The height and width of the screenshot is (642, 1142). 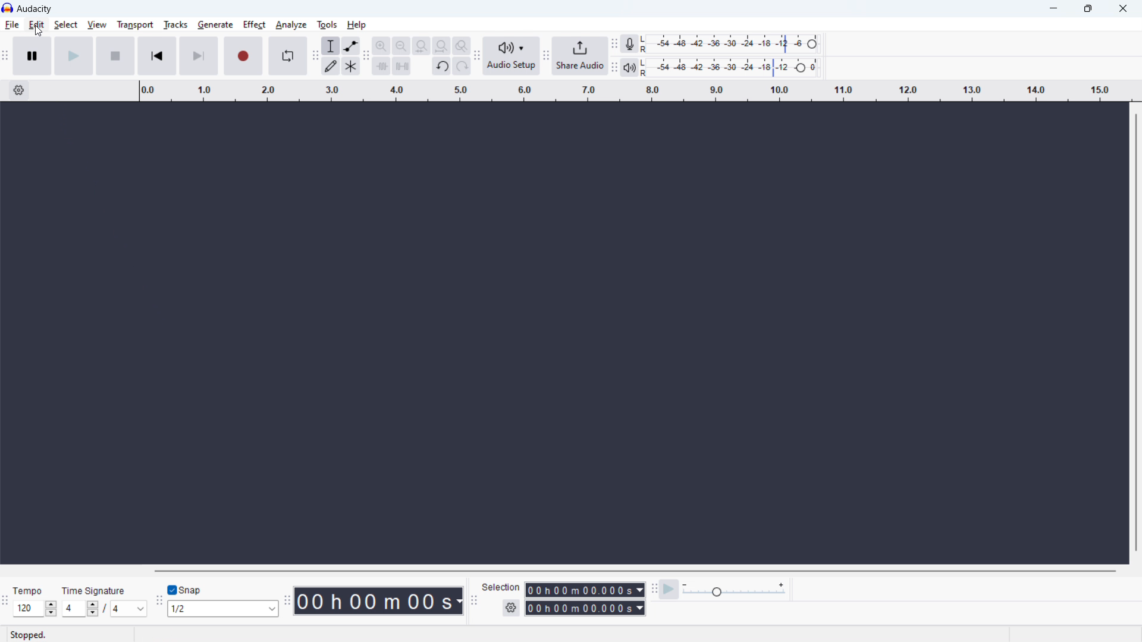 I want to click on zoom in, so click(x=381, y=46).